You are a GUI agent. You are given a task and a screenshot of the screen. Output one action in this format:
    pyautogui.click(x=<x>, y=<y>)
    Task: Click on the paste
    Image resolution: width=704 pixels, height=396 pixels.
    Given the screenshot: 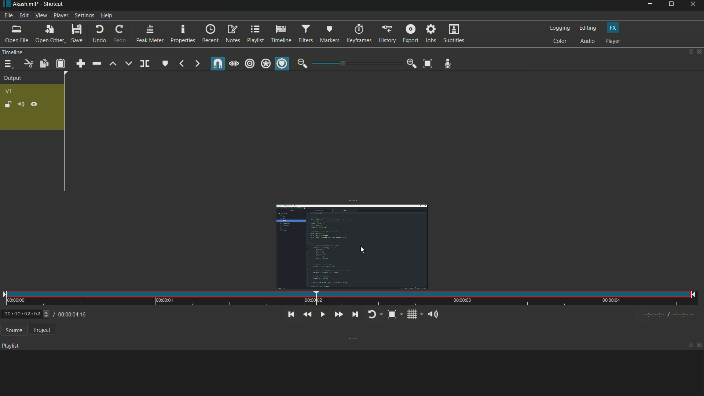 What is the action you would take?
    pyautogui.click(x=60, y=64)
    